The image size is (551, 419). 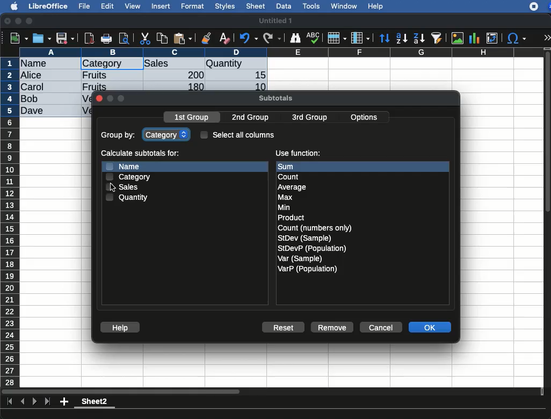 What do you see at coordinates (66, 39) in the screenshot?
I see `save` at bounding box center [66, 39].